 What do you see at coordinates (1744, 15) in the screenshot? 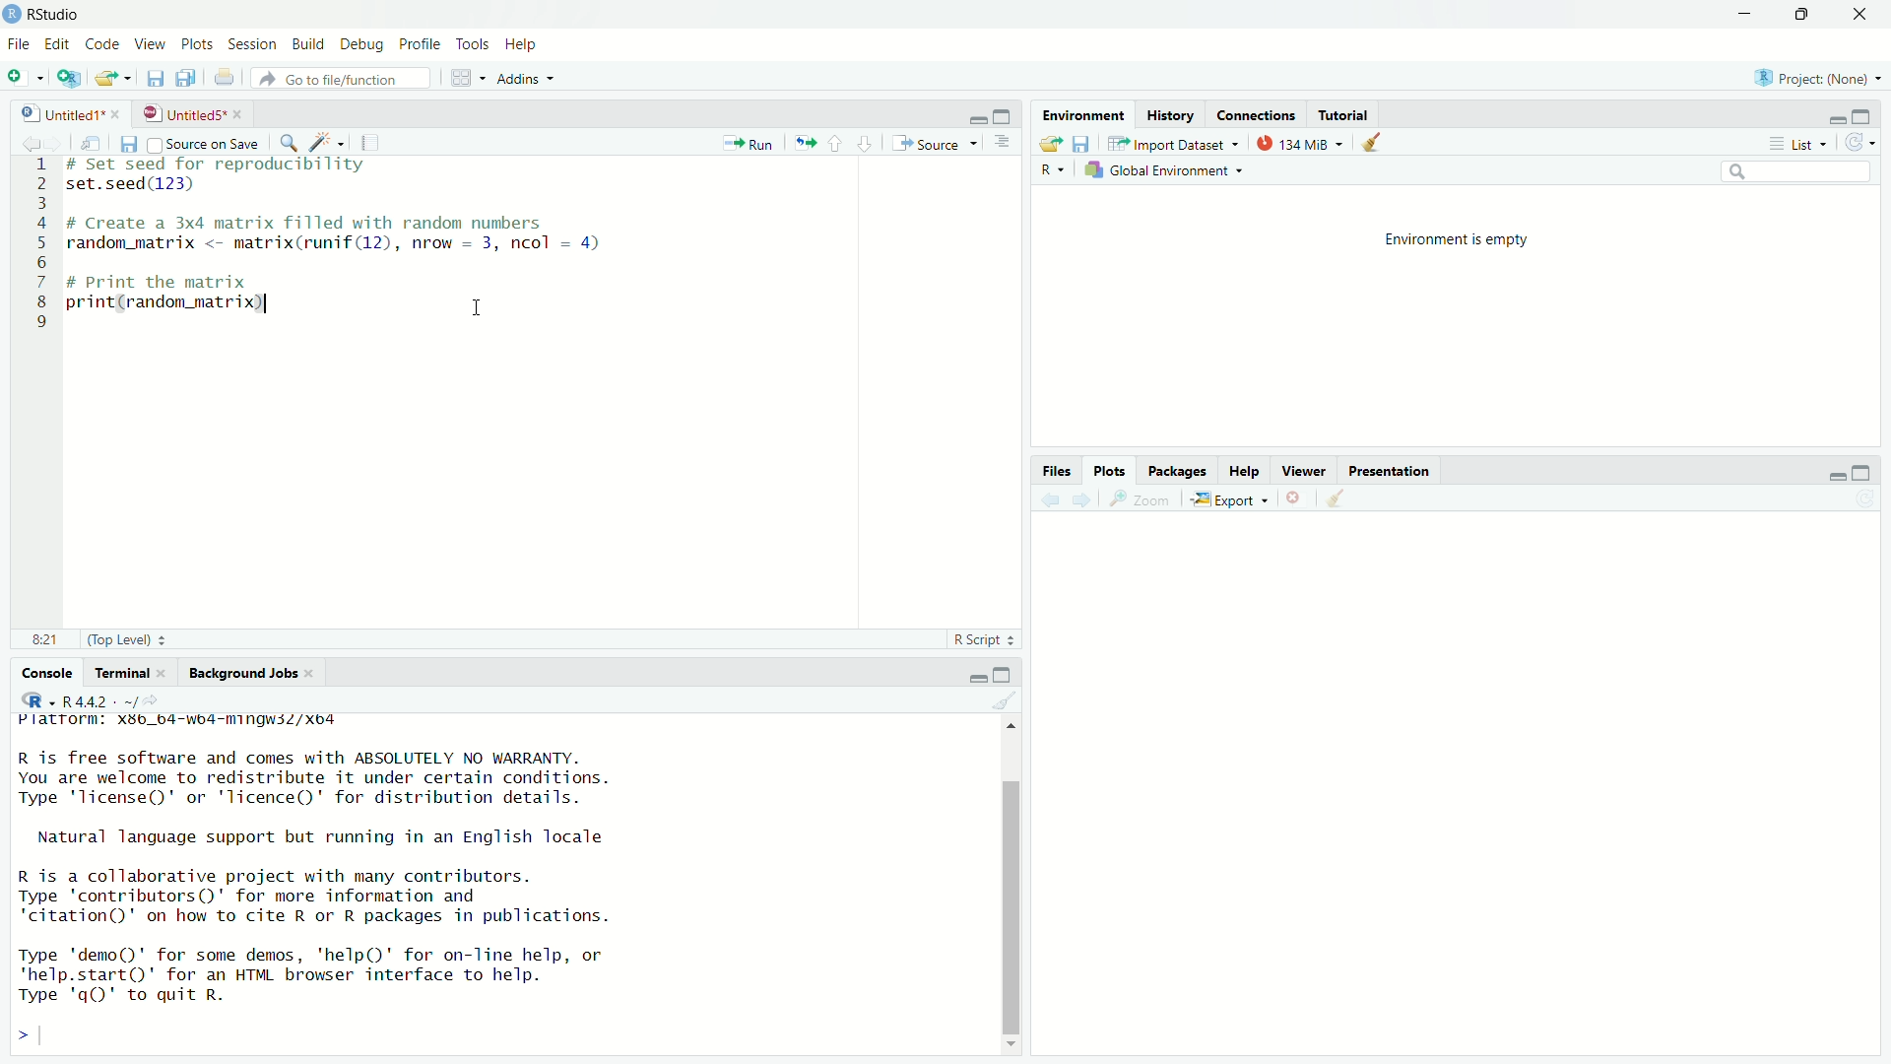
I see `minimise` at bounding box center [1744, 15].